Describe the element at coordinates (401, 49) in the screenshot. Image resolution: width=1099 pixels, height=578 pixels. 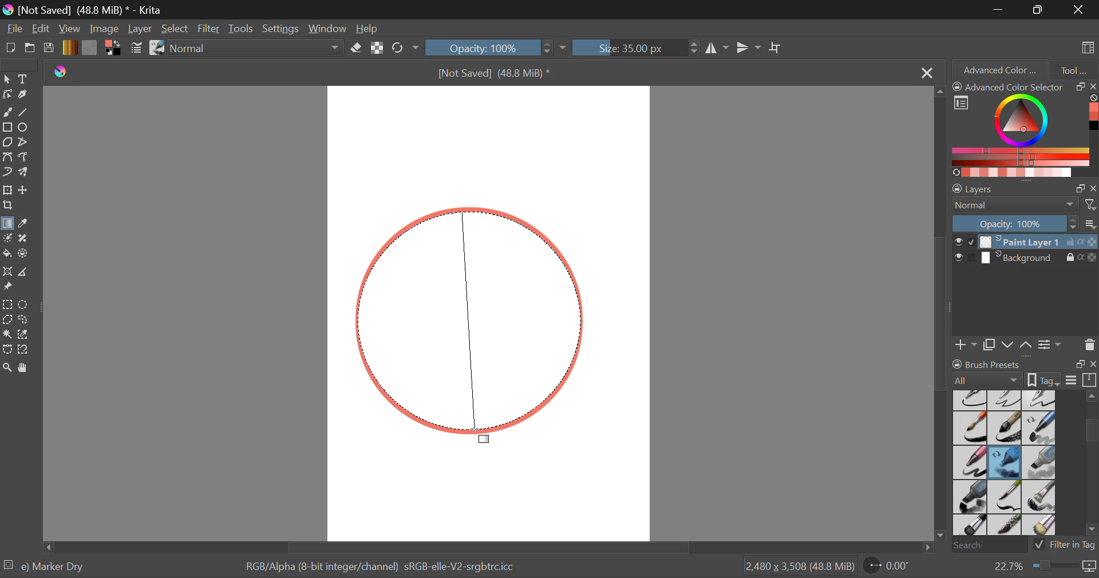
I see `Refresh` at that location.